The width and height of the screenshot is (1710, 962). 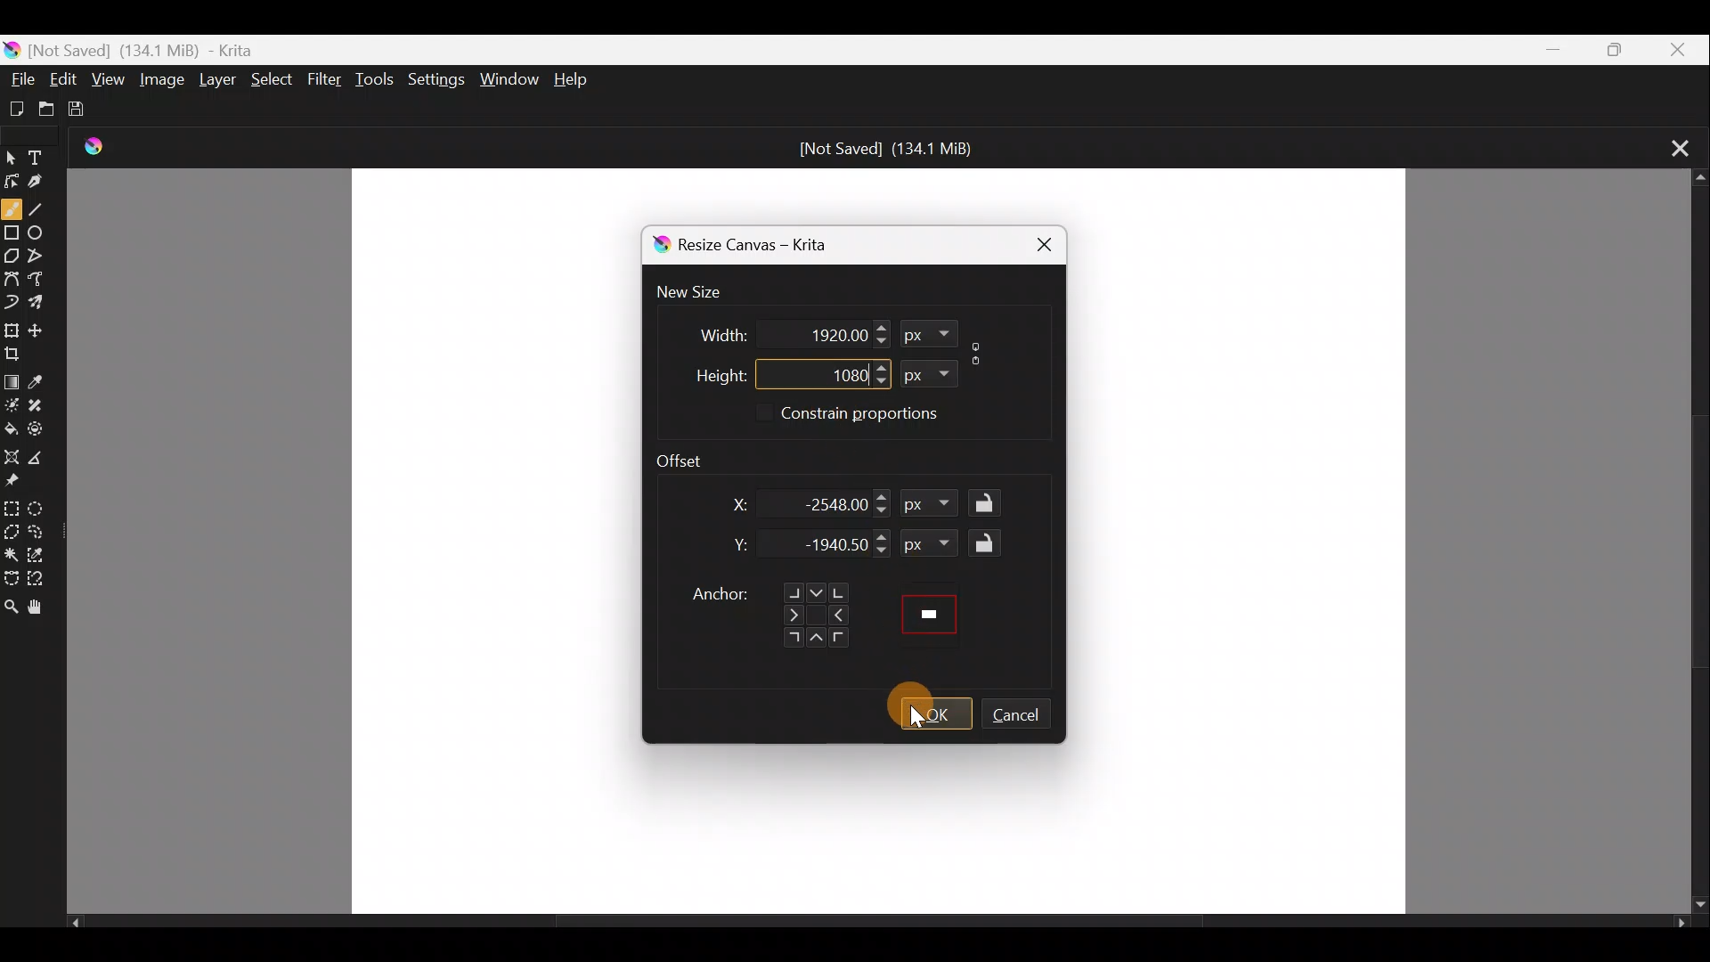 What do you see at coordinates (1035, 242) in the screenshot?
I see `Close` at bounding box center [1035, 242].